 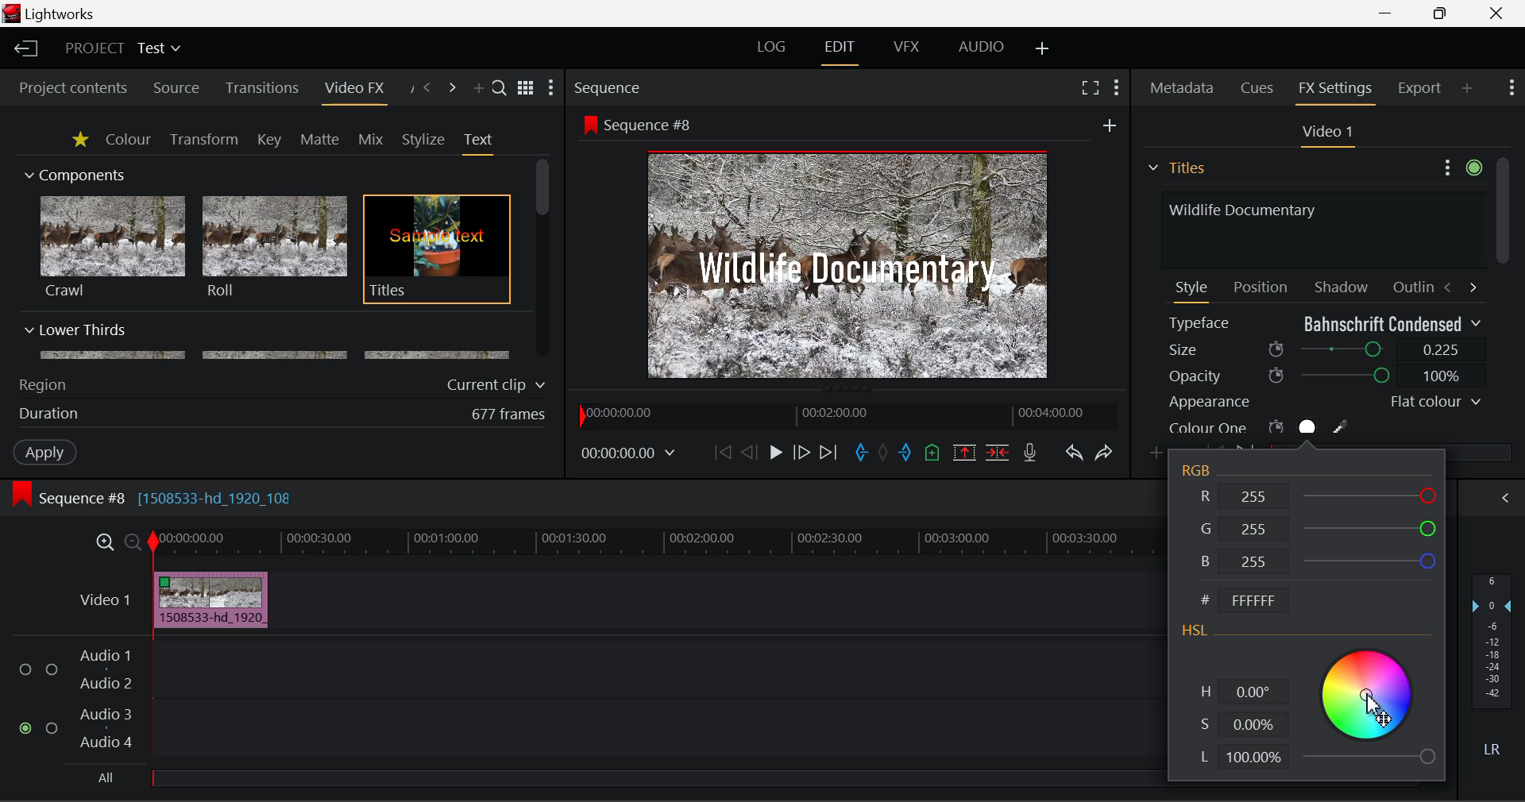 I want to click on Style Tab Open, so click(x=1193, y=291).